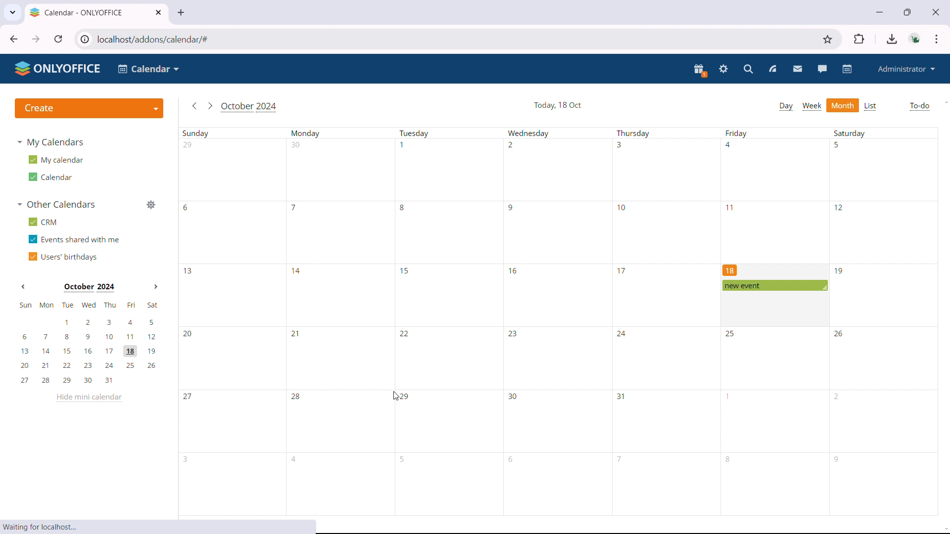 The width and height of the screenshot is (950, 534). What do you see at coordinates (724, 70) in the screenshot?
I see `settings` at bounding box center [724, 70].